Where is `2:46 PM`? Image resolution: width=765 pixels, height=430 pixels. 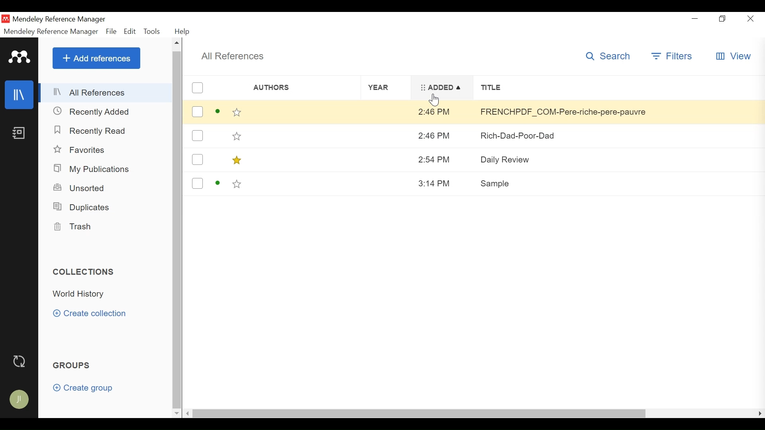 2:46 PM is located at coordinates (441, 159).